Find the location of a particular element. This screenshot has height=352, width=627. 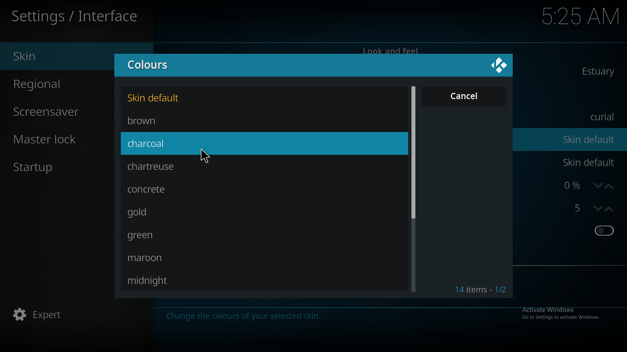

curial is located at coordinates (602, 117).